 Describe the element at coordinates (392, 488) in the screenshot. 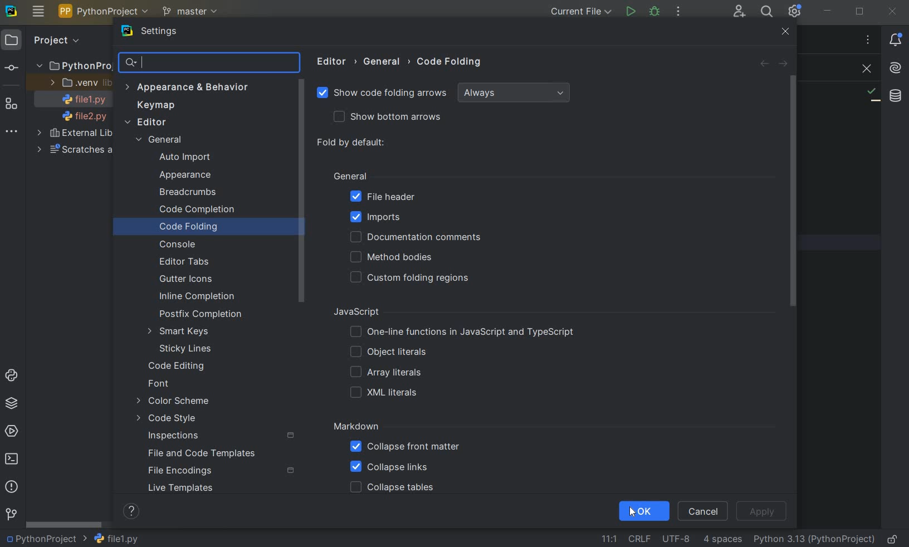

I see `COLLAPSE TABLES` at that location.